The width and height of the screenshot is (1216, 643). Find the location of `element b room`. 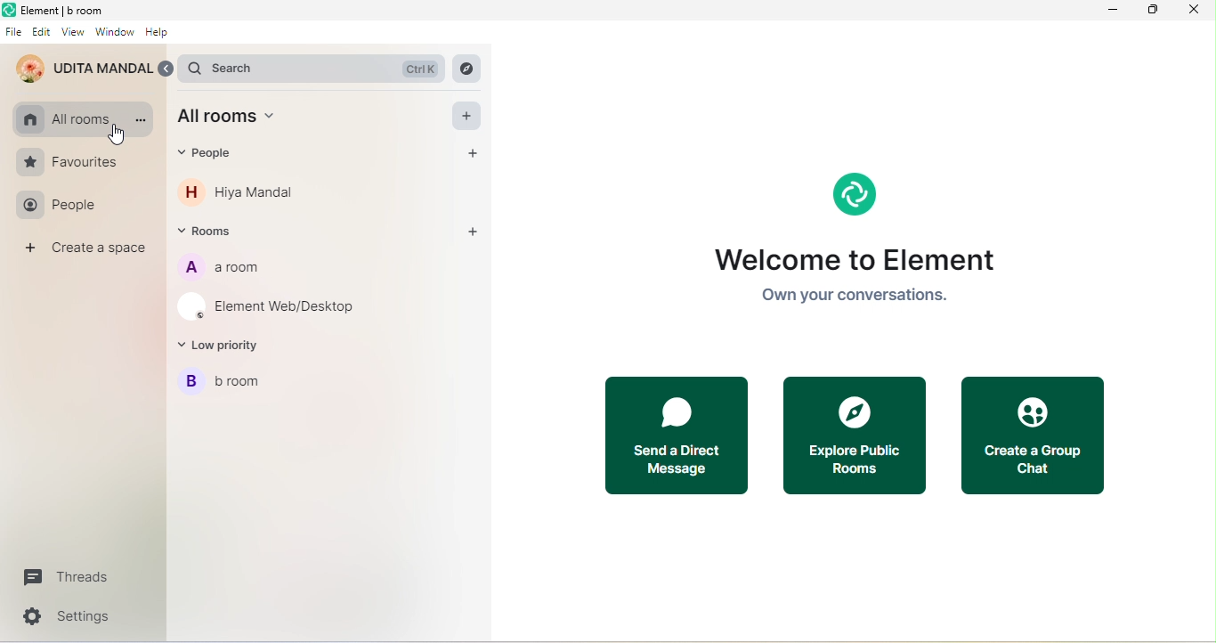

element b room is located at coordinates (68, 10).